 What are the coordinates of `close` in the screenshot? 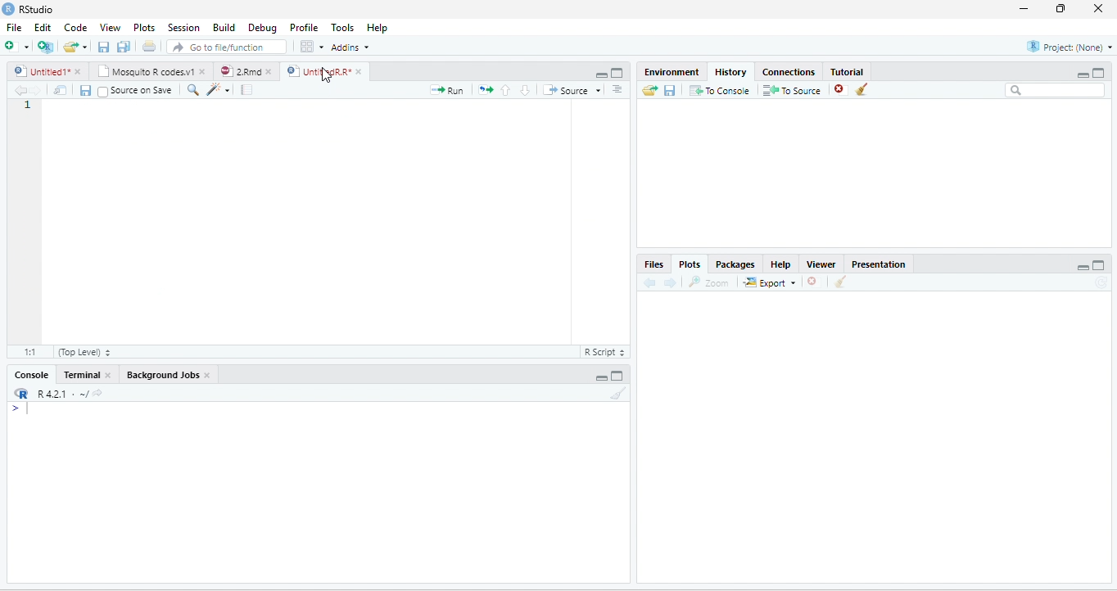 It's located at (1097, 9).